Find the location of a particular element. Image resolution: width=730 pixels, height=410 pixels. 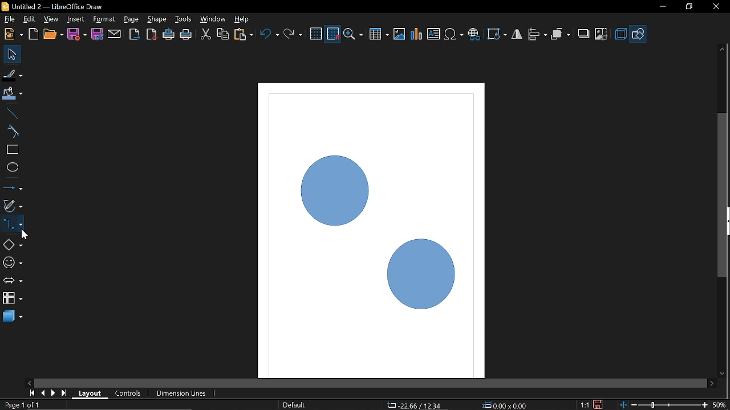

Snap to grid is located at coordinates (334, 34).